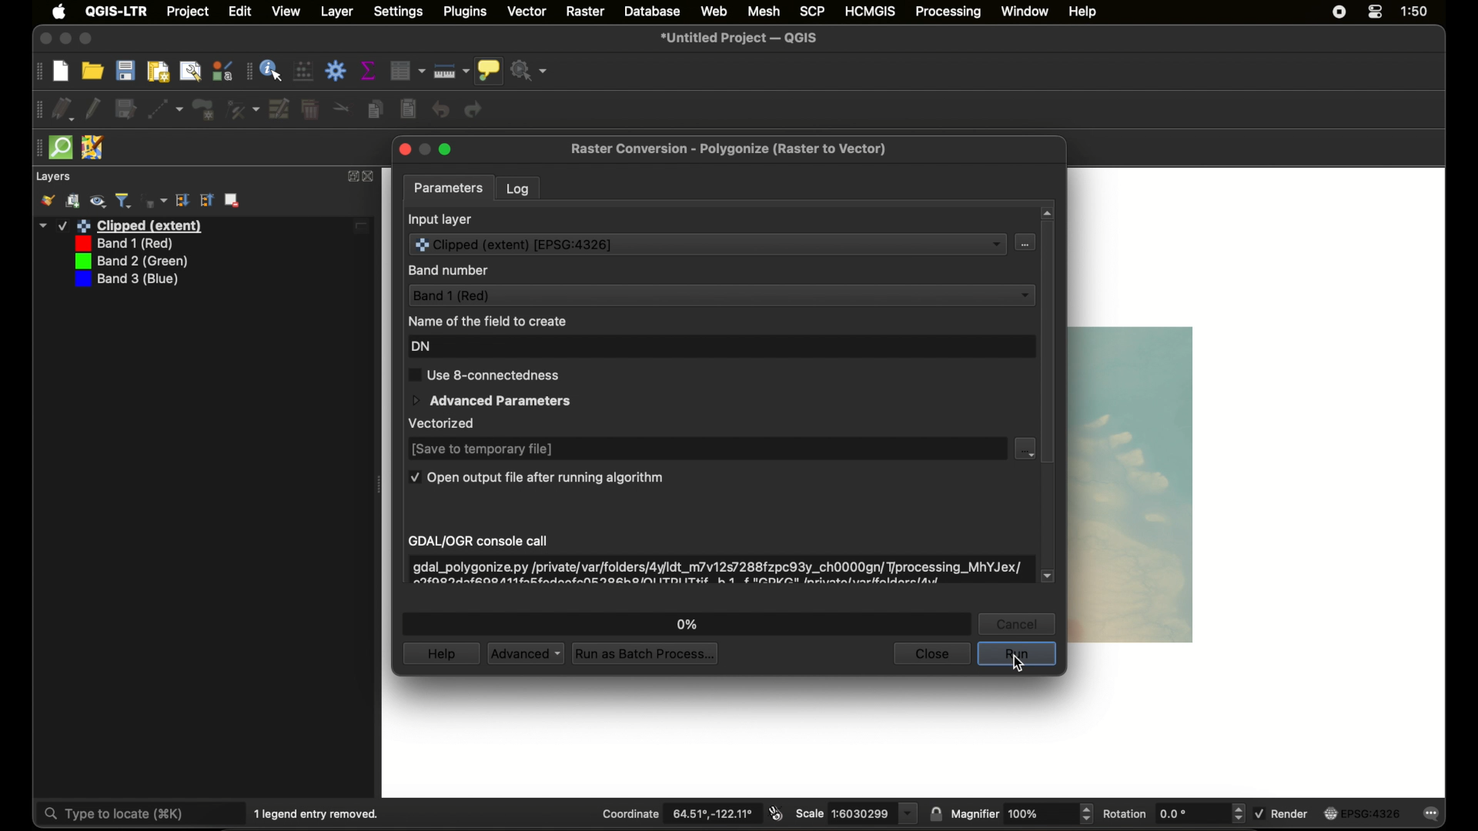 The image size is (1478, 831). Describe the element at coordinates (475, 109) in the screenshot. I see `redo` at that location.